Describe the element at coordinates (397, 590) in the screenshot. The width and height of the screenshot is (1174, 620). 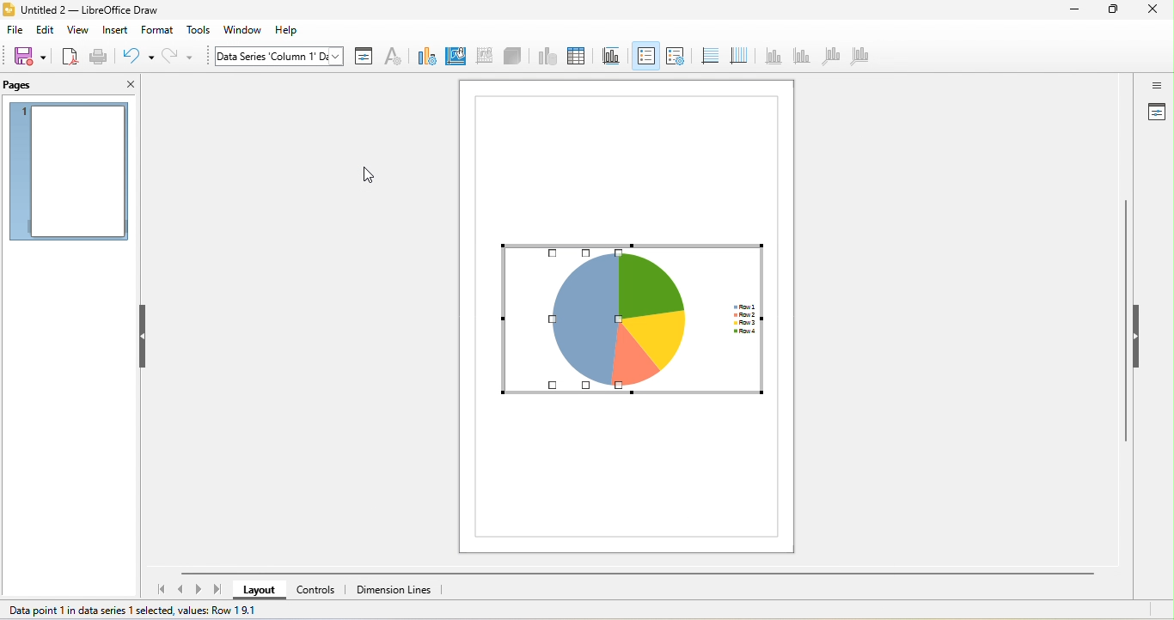
I see `dimension lines` at that location.